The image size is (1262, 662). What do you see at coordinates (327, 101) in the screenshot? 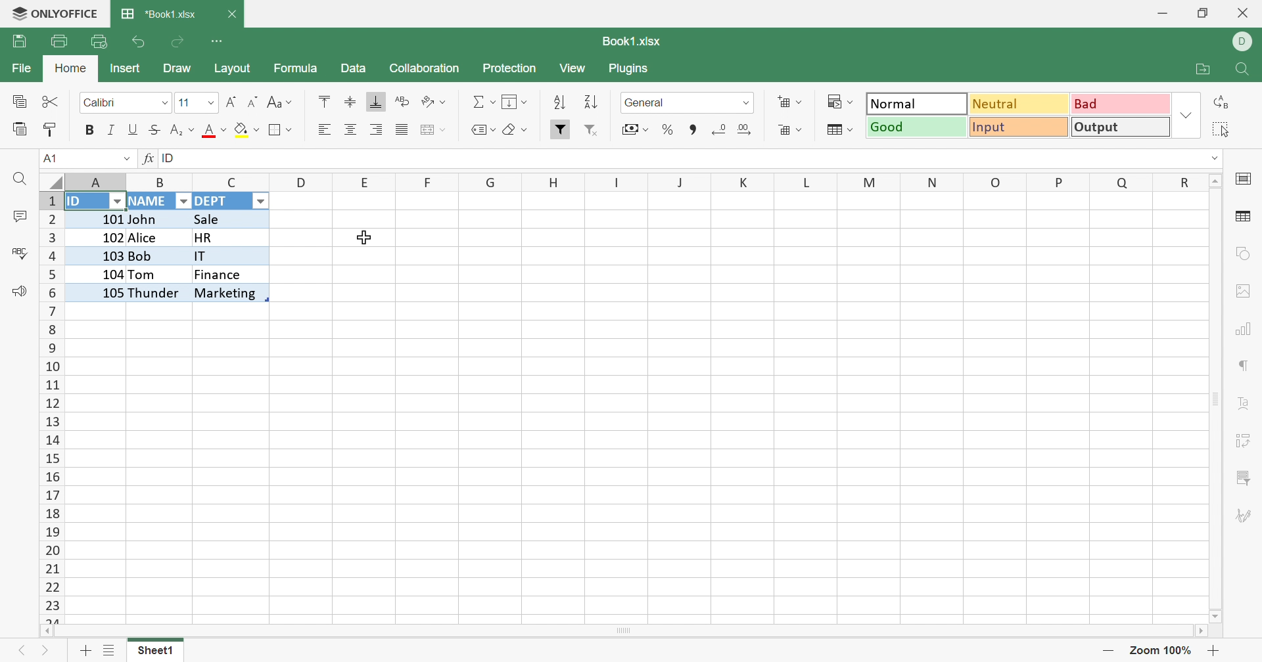
I see `Align Top` at bounding box center [327, 101].